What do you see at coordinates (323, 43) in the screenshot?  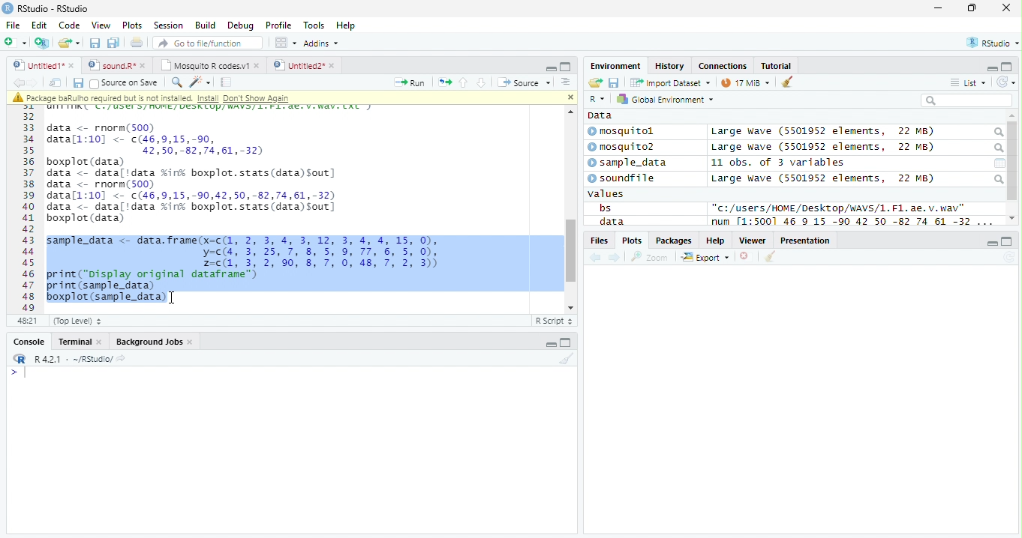 I see `Addins` at bounding box center [323, 43].